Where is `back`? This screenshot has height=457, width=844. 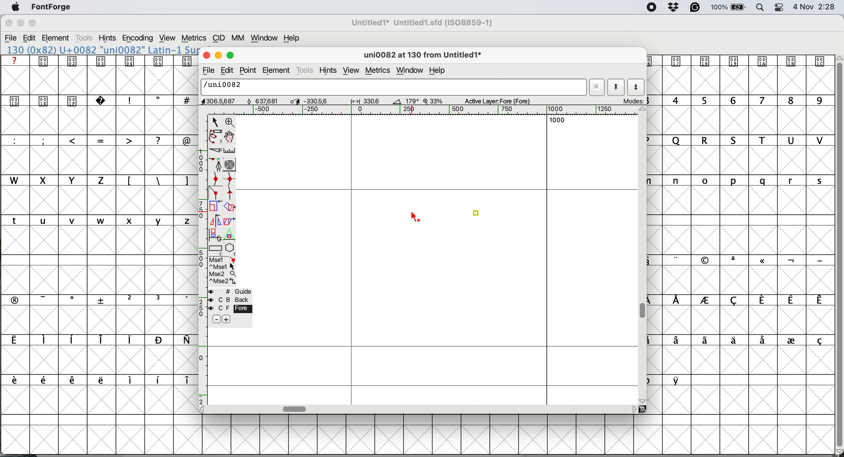
back is located at coordinates (231, 300).